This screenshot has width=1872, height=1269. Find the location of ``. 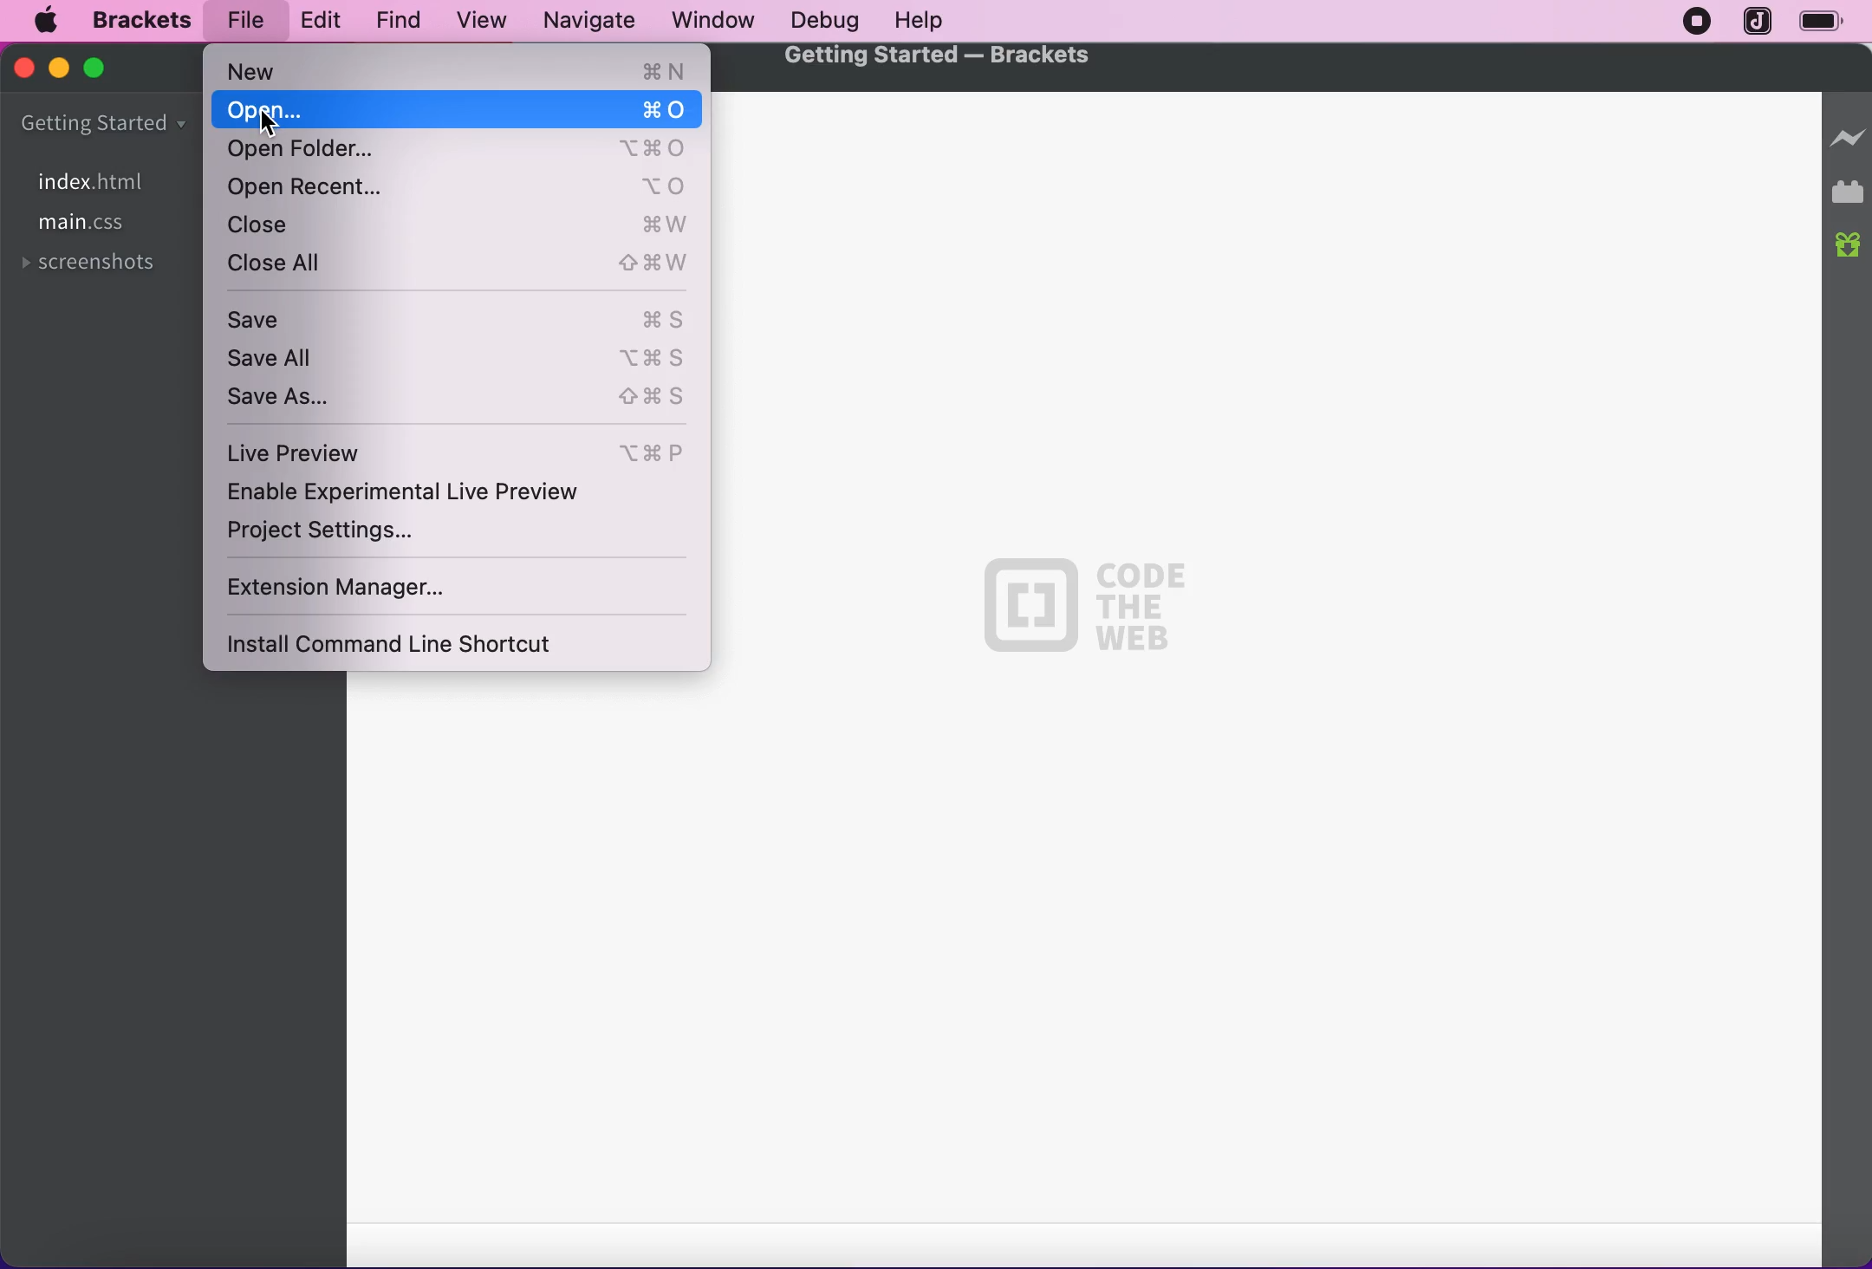

 is located at coordinates (458, 225).